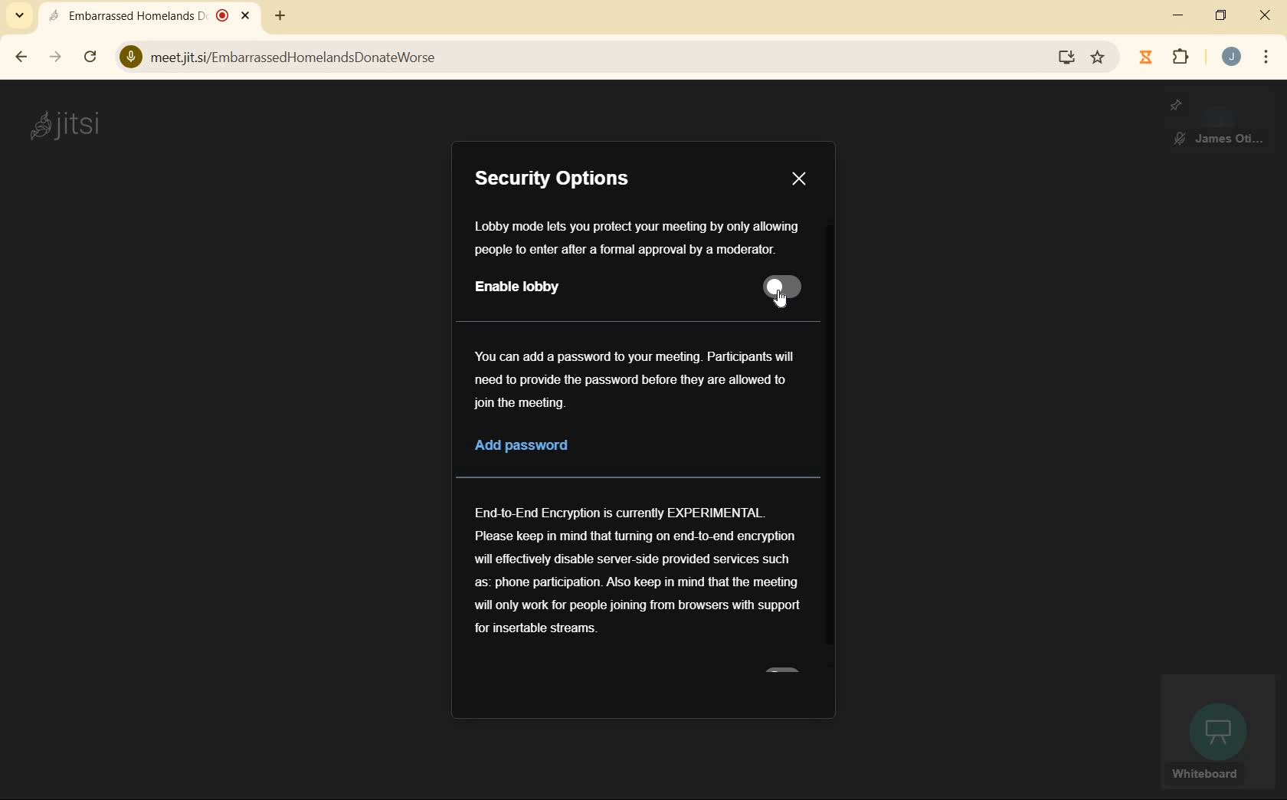 The height and width of the screenshot is (800, 1287). What do you see at coordinates (639, 572) in the screenshot?
I see `End-End Encryption information` at bounding box center [639, 572].